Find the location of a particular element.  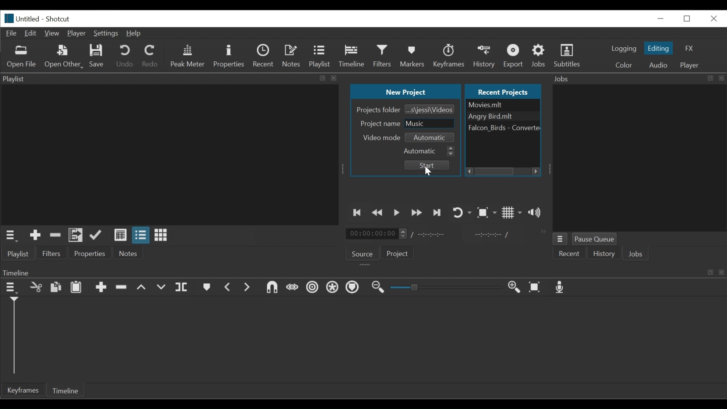

Video mode is located at coordinates (381, 138).